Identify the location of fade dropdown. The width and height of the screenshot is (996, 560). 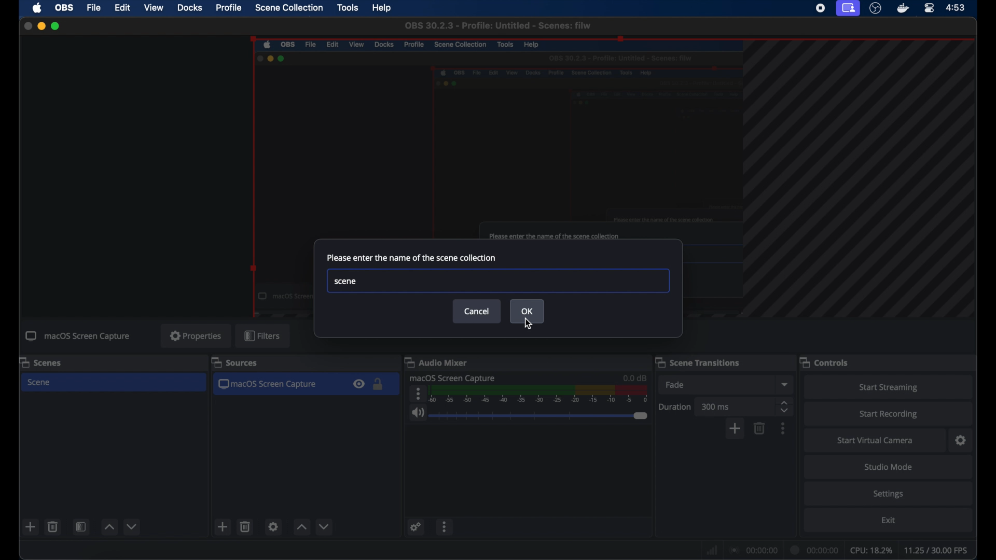
(784, 384).